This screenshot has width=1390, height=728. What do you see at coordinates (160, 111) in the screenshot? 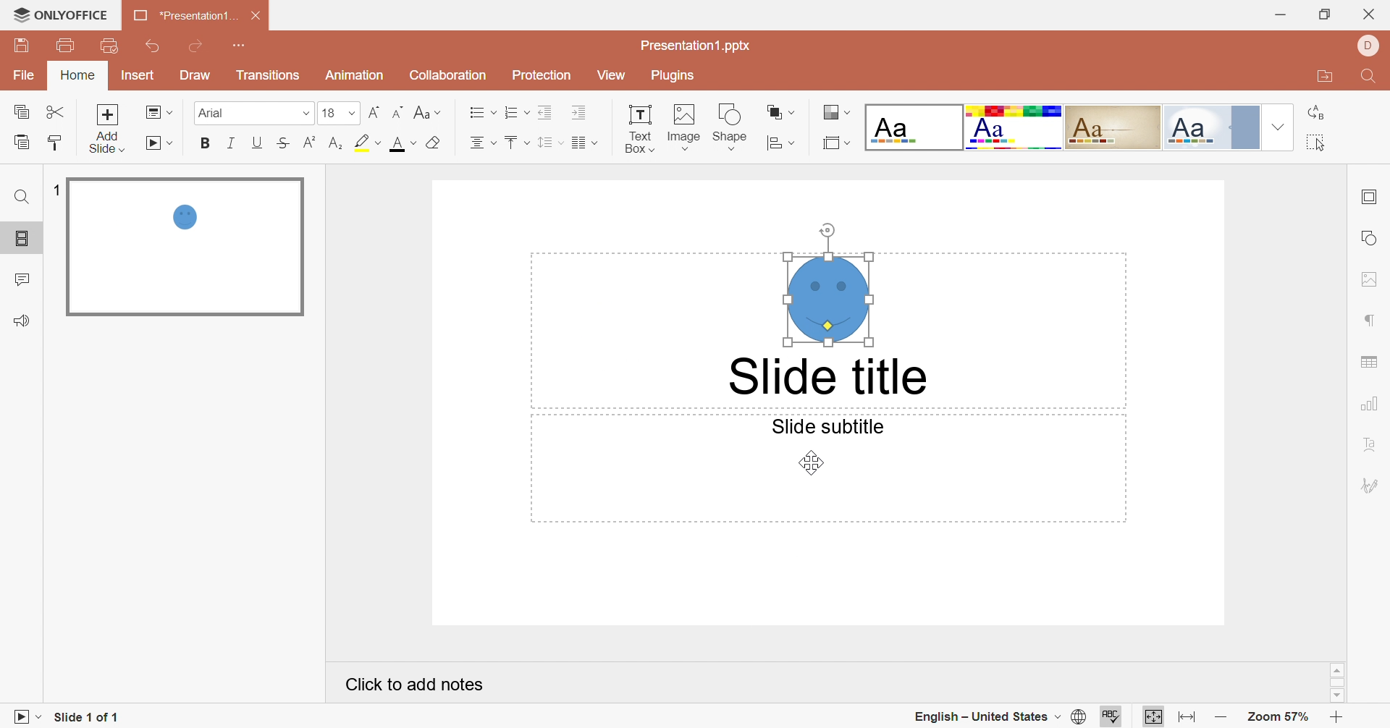
I see `Change slide layout` at bounding box center [160, 111].